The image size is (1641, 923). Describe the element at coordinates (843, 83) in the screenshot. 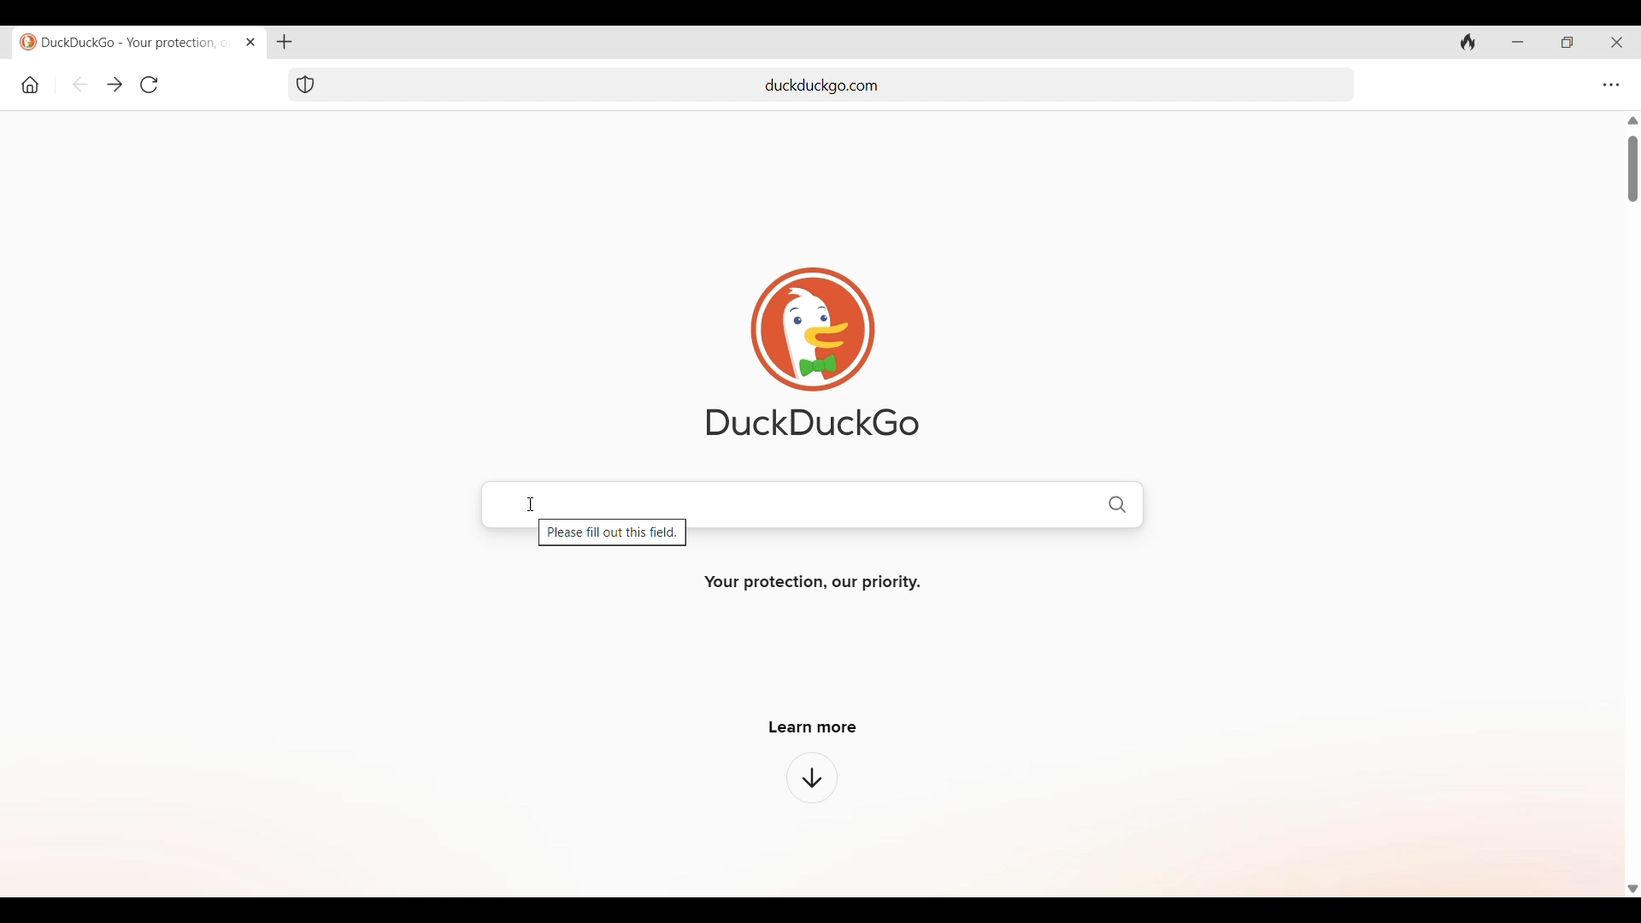

I see `Add URL` at that location.